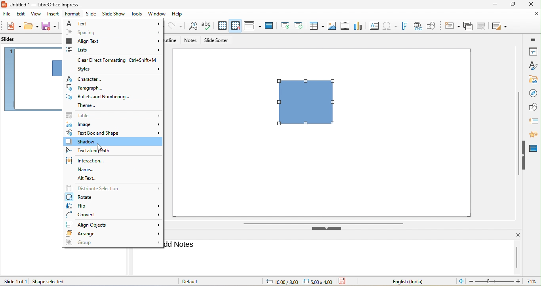  I want to click on sidebar setting, so click(533, 39).